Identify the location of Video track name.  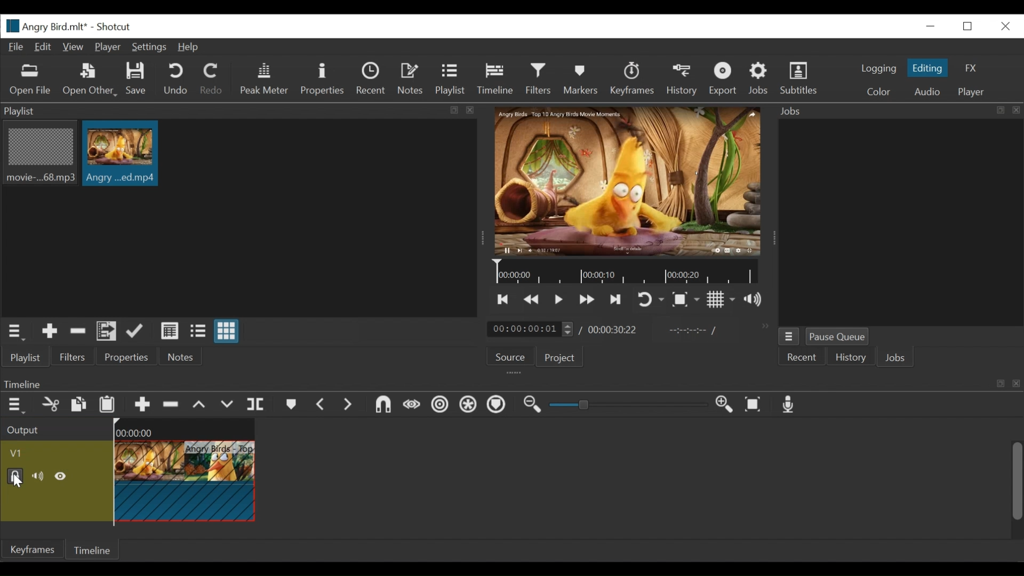
(55, 453).